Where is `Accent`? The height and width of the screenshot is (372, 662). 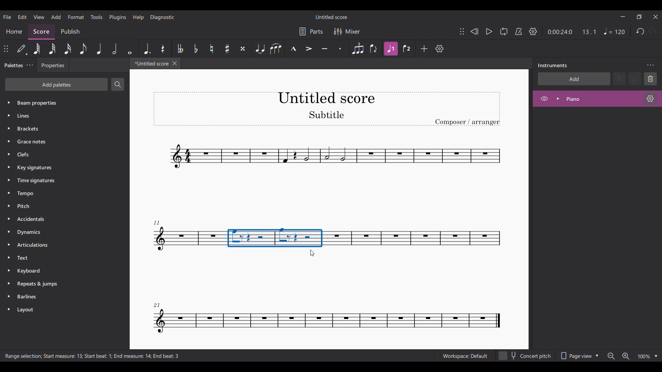
Accent is located at coordinates (309, 49).